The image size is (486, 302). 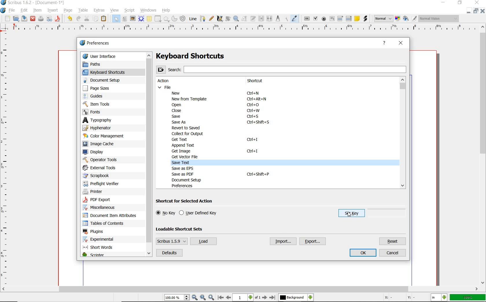 I want to click on short words, so click(x=100, y=248).